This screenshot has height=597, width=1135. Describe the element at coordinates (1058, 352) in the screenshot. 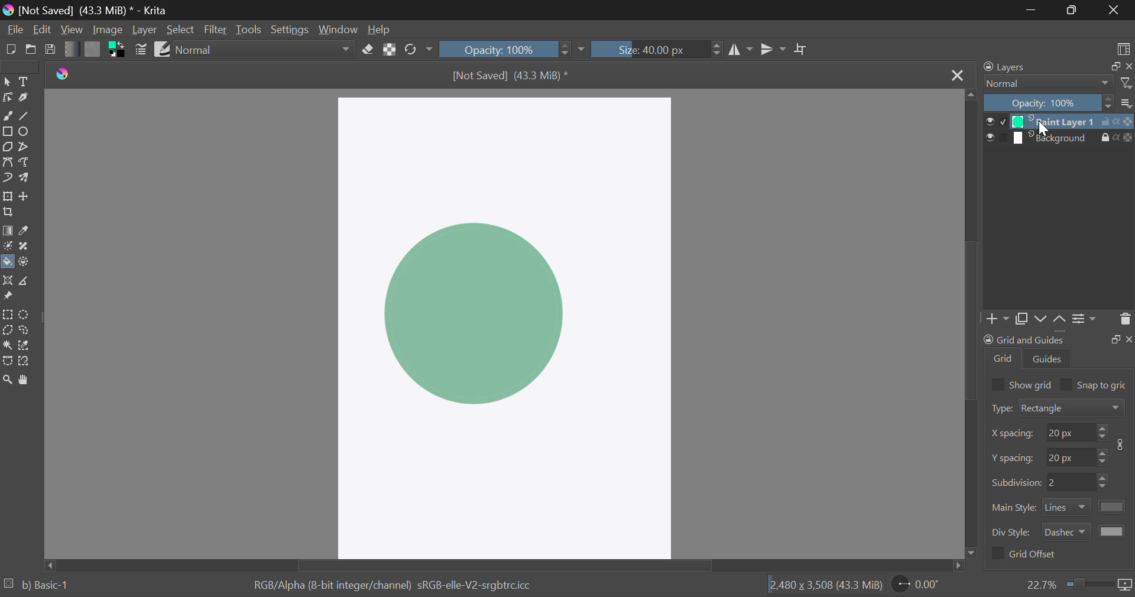

I see `Grid and Guides Docker Tab` at that location.